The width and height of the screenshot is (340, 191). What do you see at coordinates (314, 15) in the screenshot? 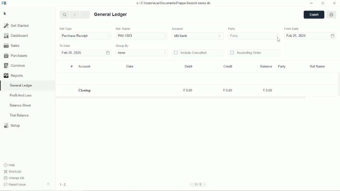
I see `Export` at bounding box center [314, 15].